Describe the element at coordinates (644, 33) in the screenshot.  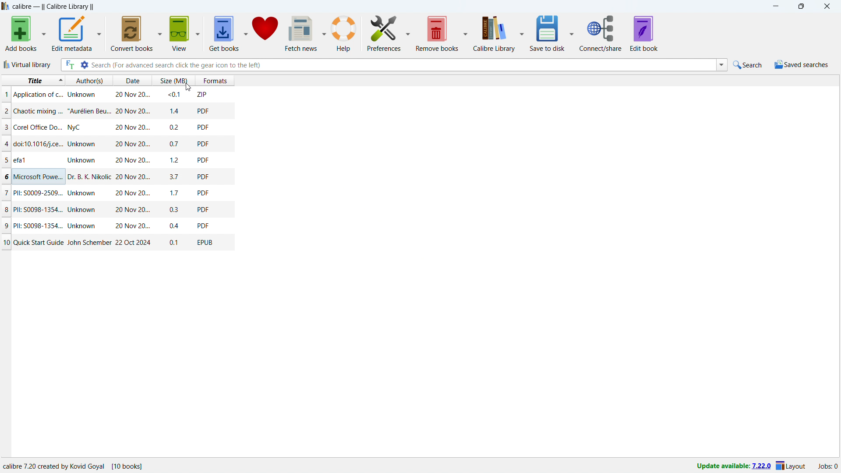
I see `edit book` at that location.